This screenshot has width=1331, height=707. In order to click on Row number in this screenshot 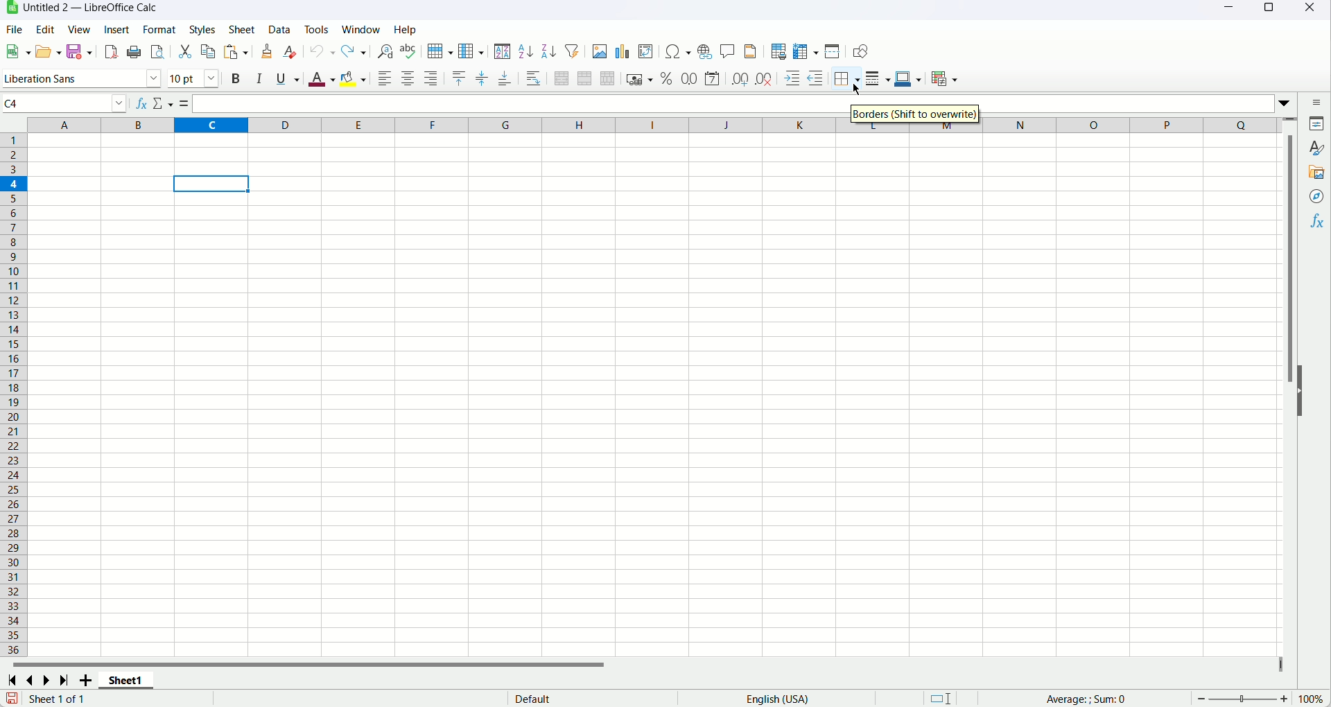, I will do `click(14, 394)`.